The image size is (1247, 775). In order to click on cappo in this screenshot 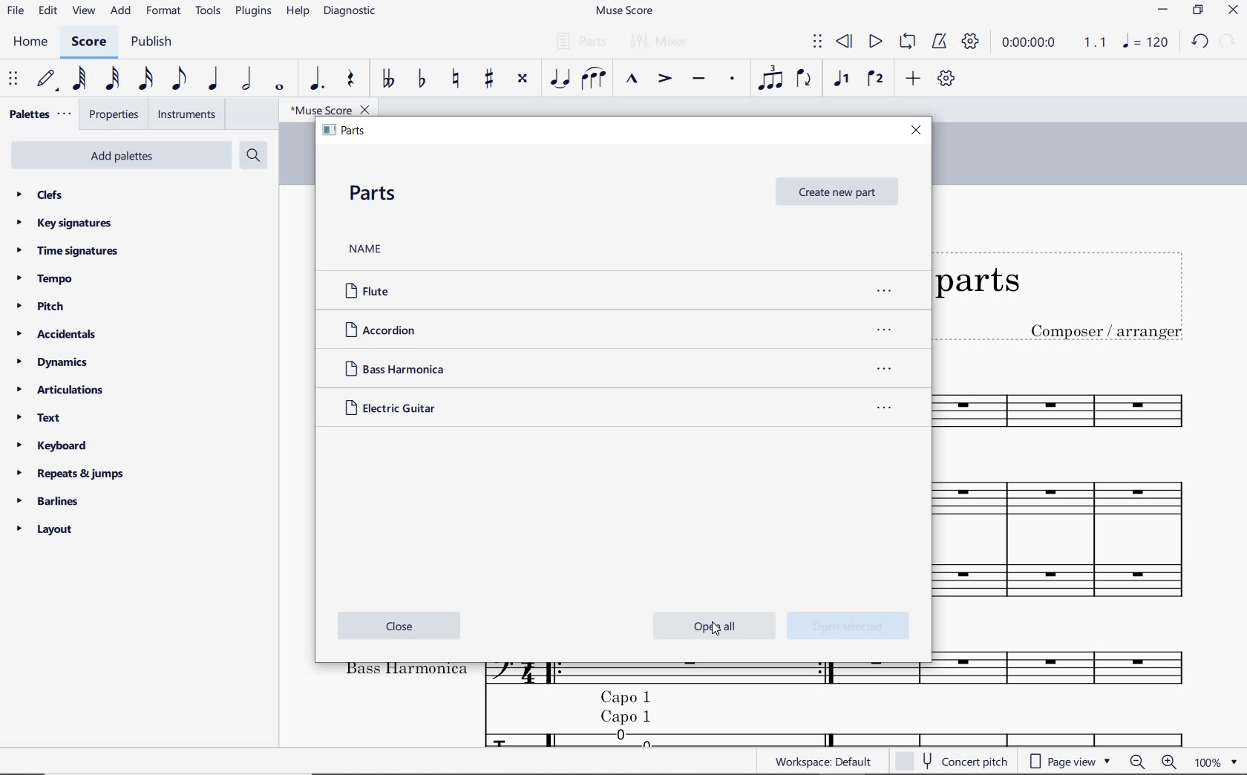, I will do `click(631, 707)`.